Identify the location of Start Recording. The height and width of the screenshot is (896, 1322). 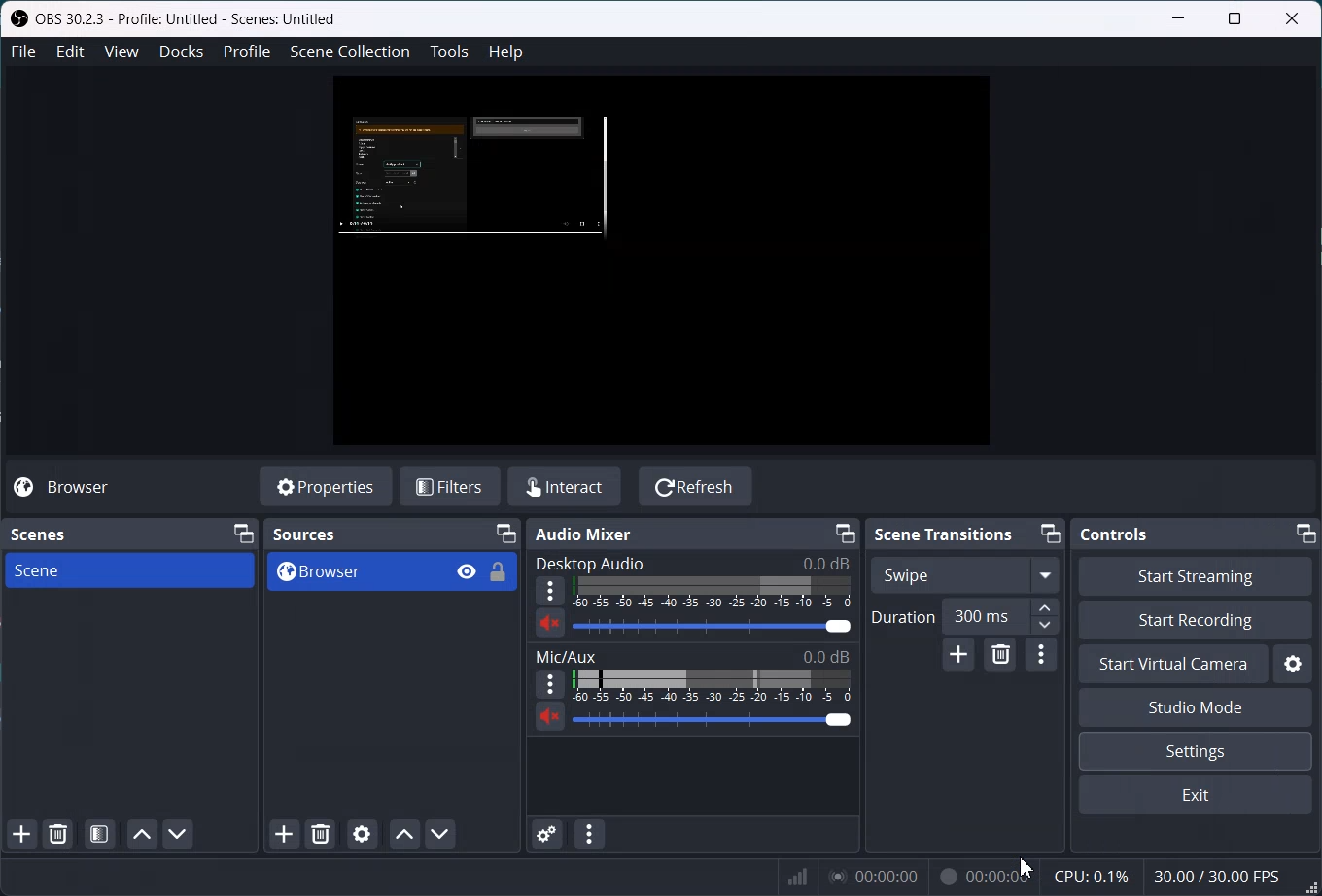
(1196, 620).